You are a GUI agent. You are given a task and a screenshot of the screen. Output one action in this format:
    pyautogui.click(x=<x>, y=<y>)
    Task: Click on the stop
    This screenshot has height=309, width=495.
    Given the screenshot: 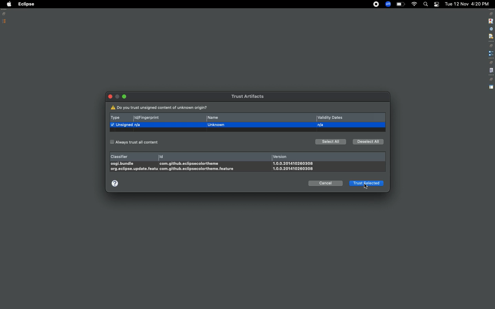 What is the action you would take?
    pyautogui.click(x=490, y=21)
    